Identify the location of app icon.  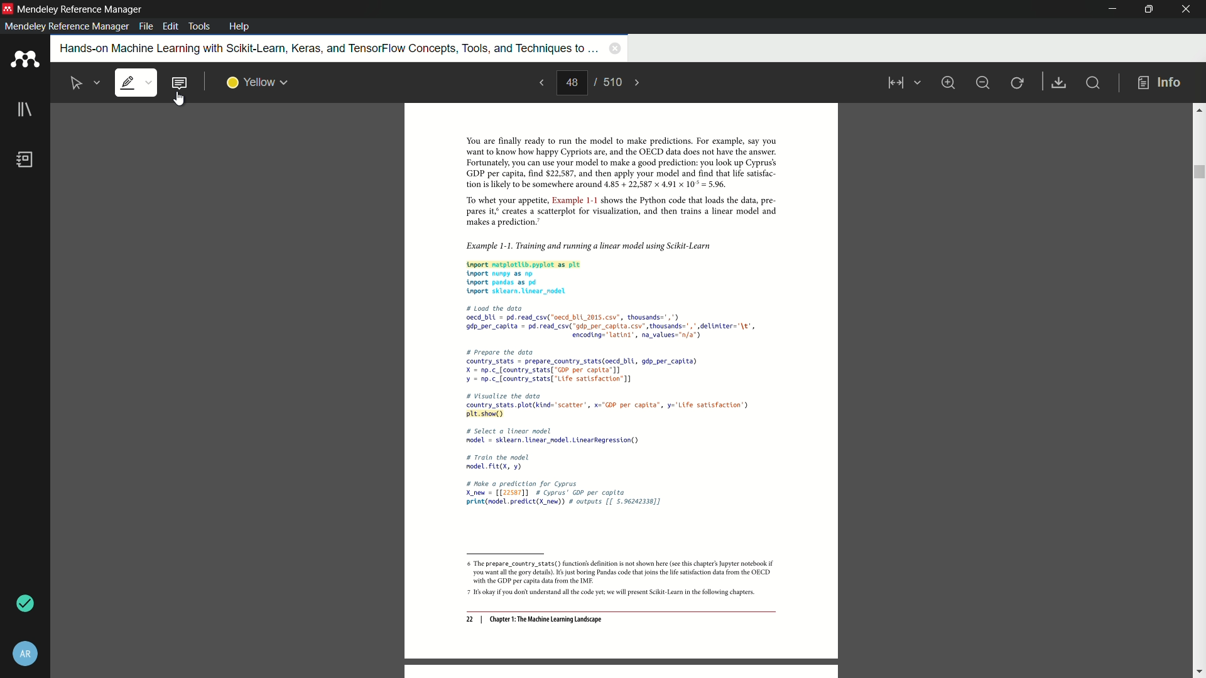
(8, 8).